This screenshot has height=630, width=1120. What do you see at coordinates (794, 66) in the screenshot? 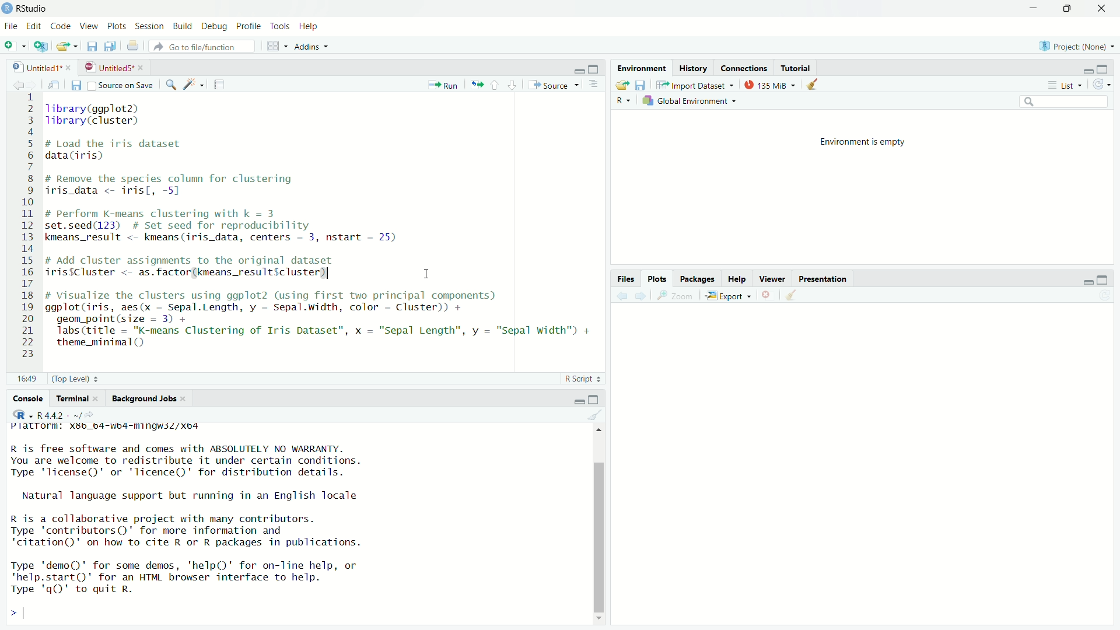
I see `Tutorial` at bounding box center [794, 66].